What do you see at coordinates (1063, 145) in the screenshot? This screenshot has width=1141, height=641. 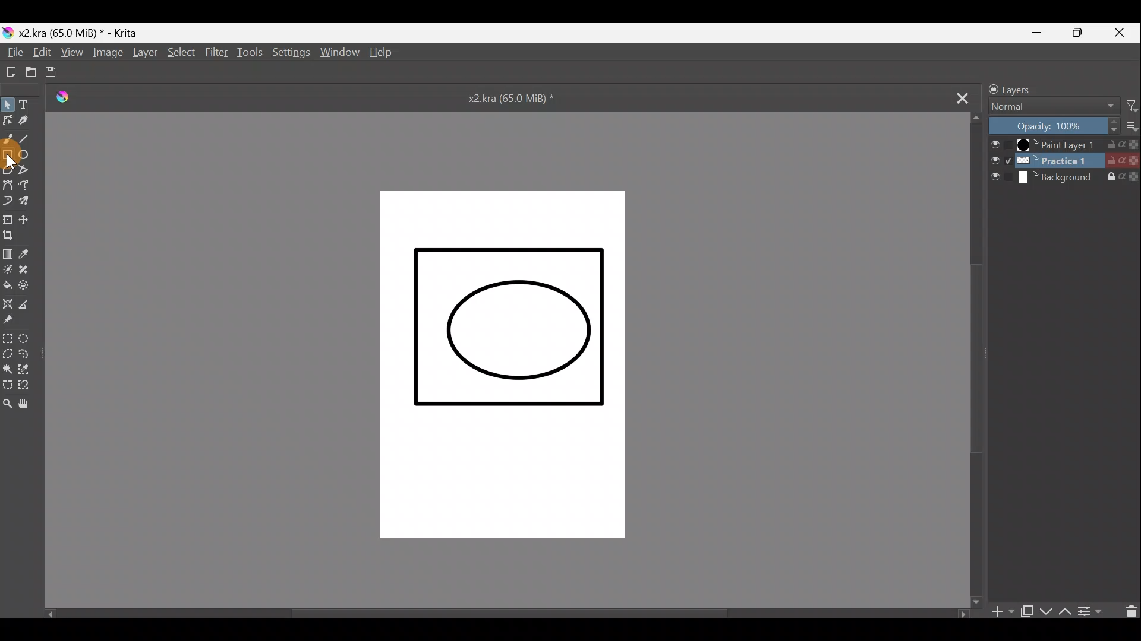 I see `Paint Layer 1` at bounding box center [1063, 145].